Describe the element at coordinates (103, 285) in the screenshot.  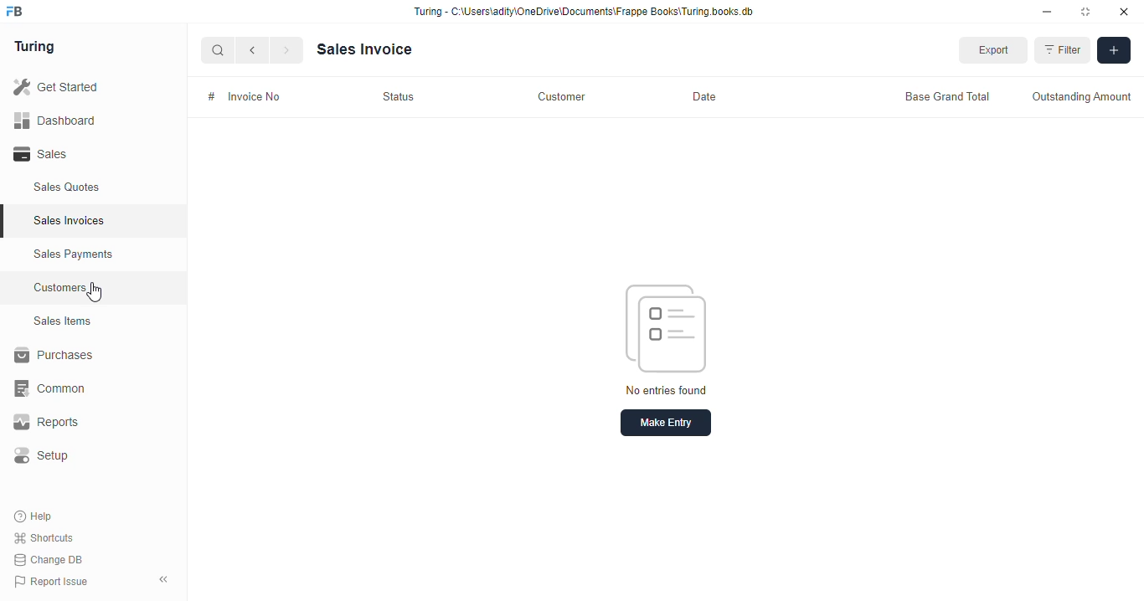
I see `Customers` at that location.